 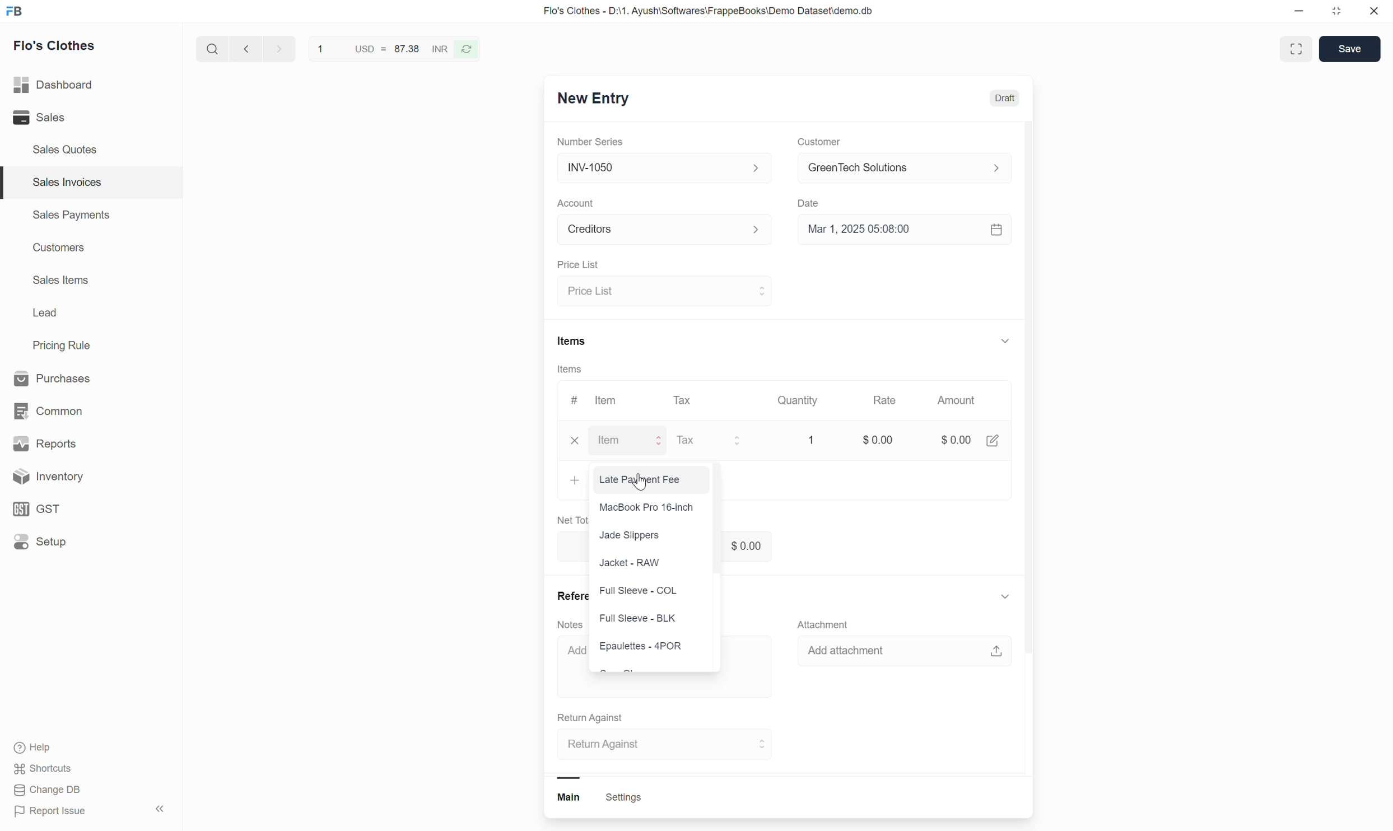 I want to click on Full Sleeve - BLK, so click(x=640, y=617).